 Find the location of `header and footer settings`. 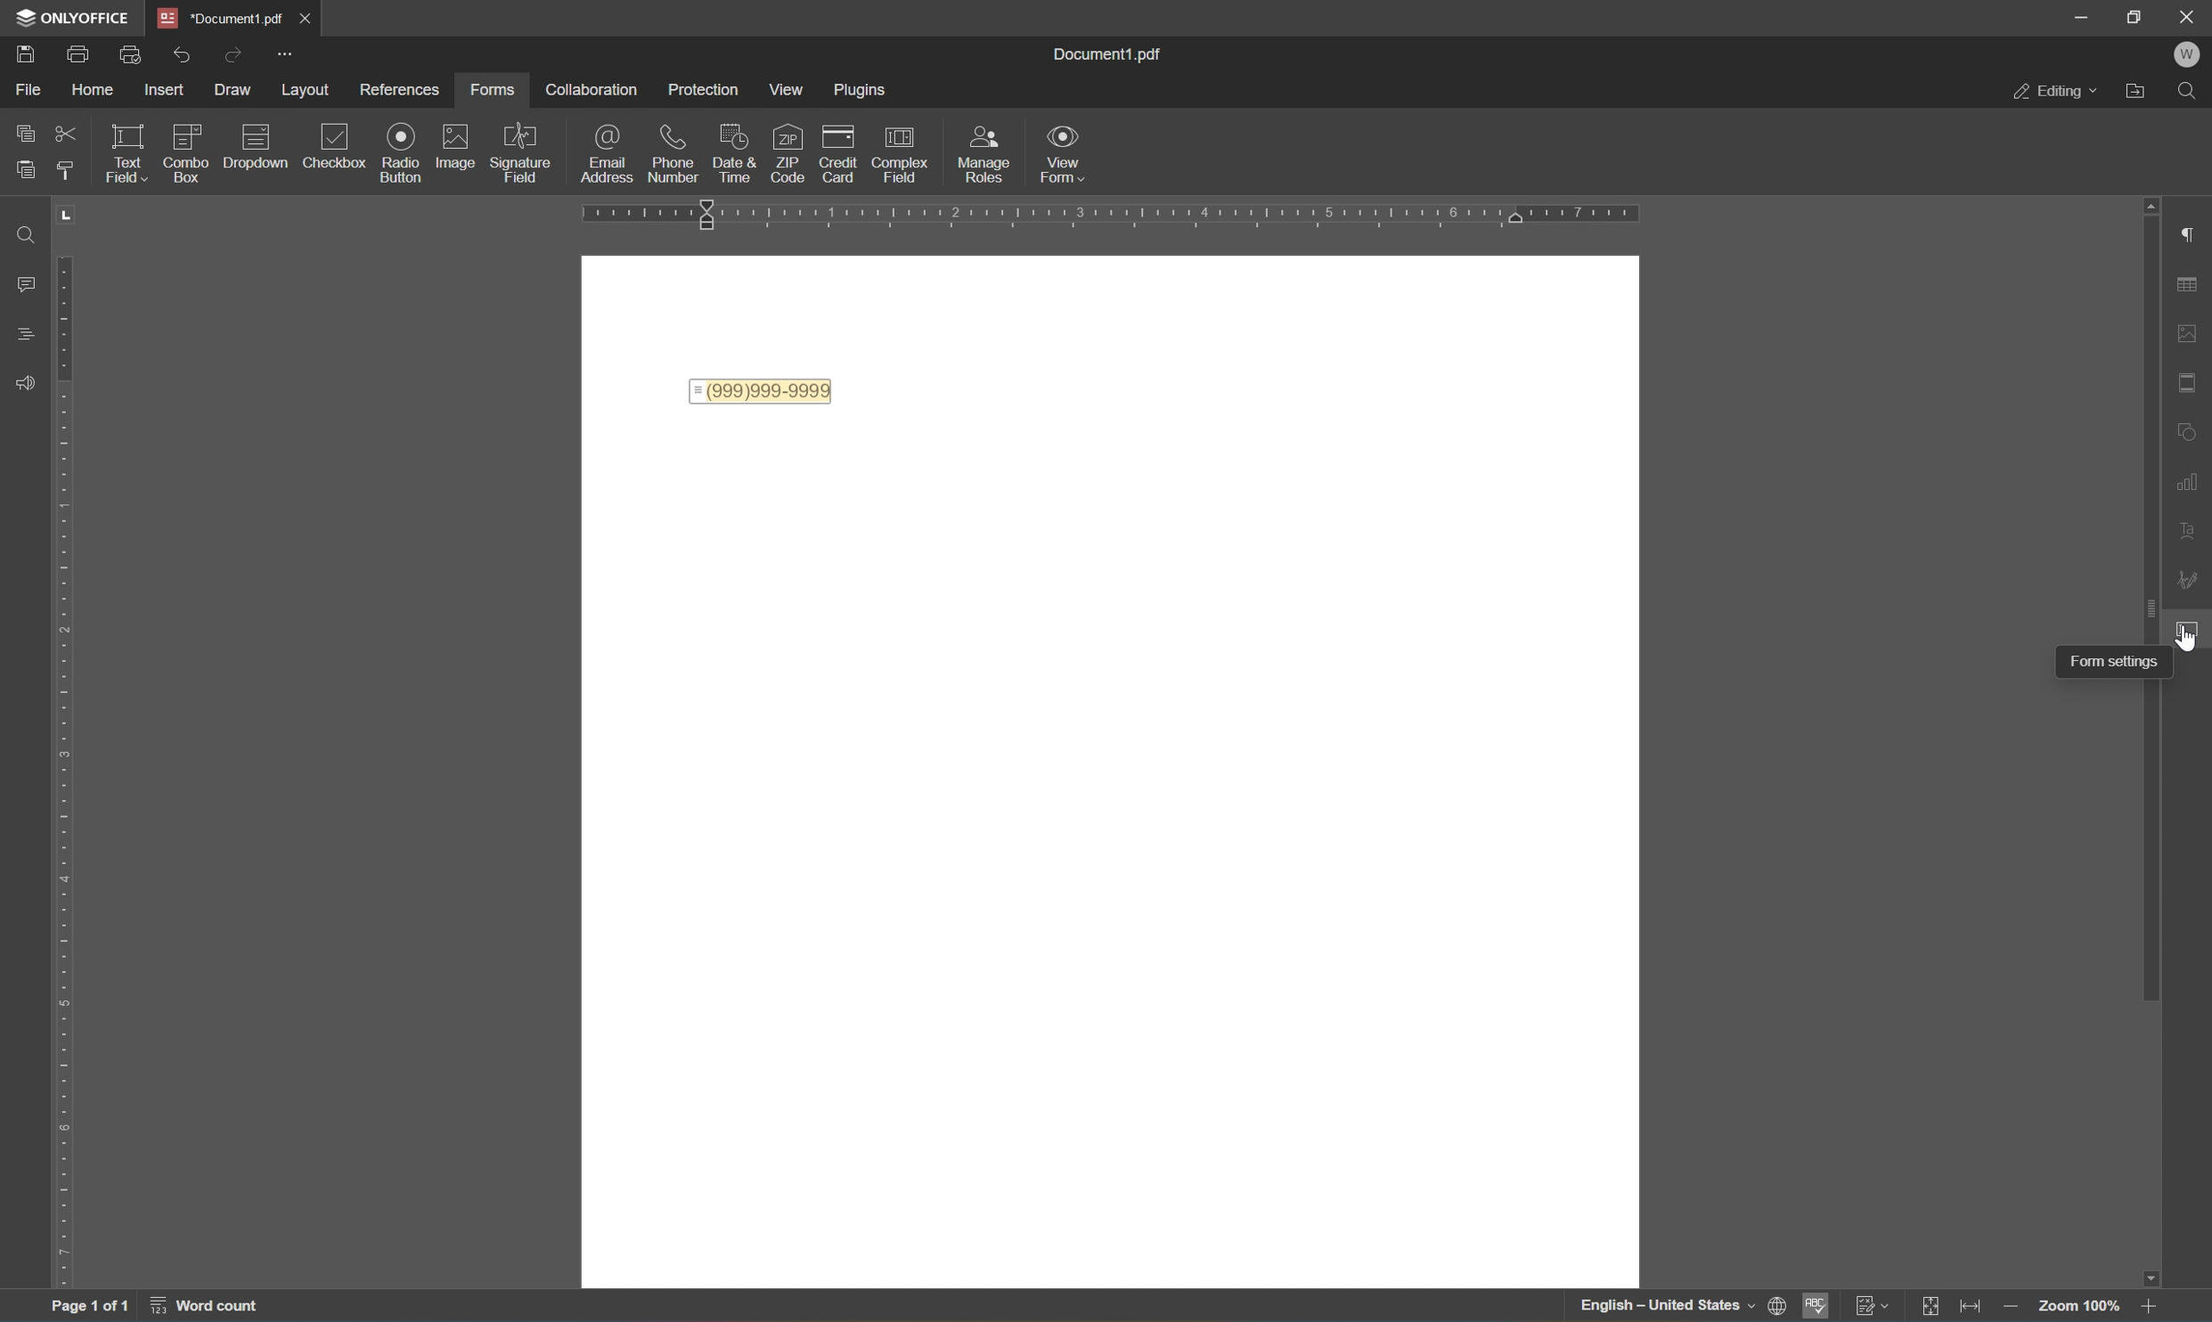

header and footer settings is located at coordinates (2192, 389).